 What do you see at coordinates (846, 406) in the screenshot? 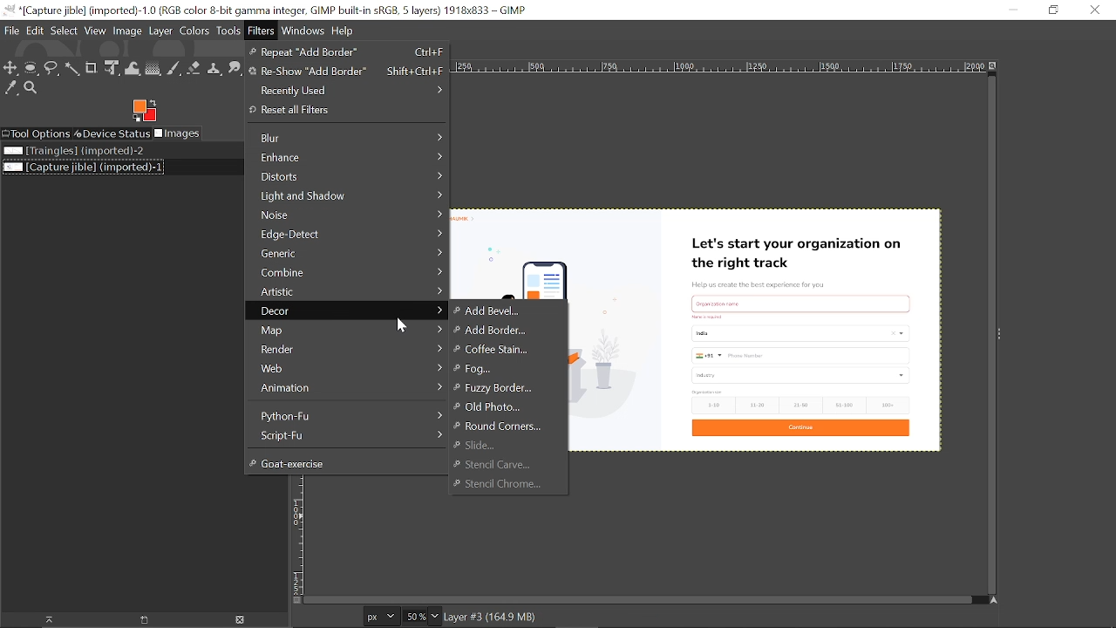
I see `51-100` at bounding box center [846, 406].